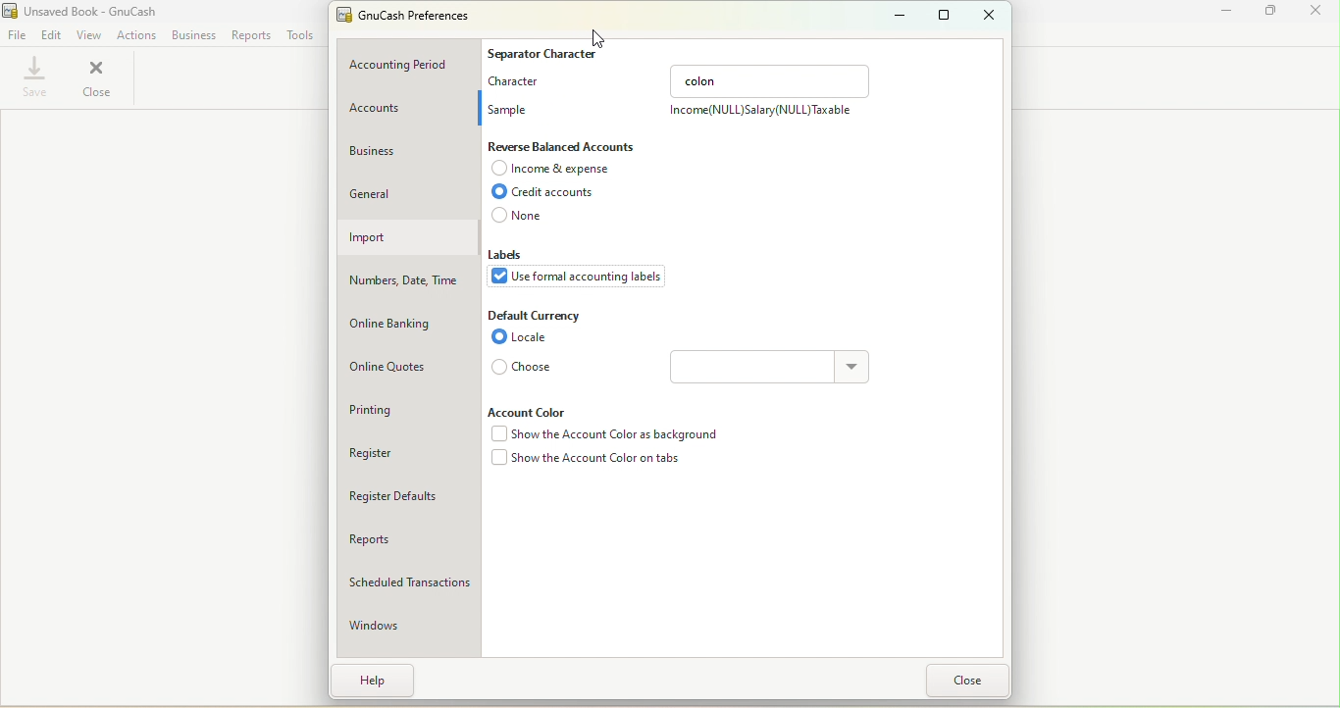 Image resolution: width=1340 pixels, height=708 pixels. What do you see at coordinates (771, 80) in the screenshot?
I see `Text box` at bounding box center [771, 80].